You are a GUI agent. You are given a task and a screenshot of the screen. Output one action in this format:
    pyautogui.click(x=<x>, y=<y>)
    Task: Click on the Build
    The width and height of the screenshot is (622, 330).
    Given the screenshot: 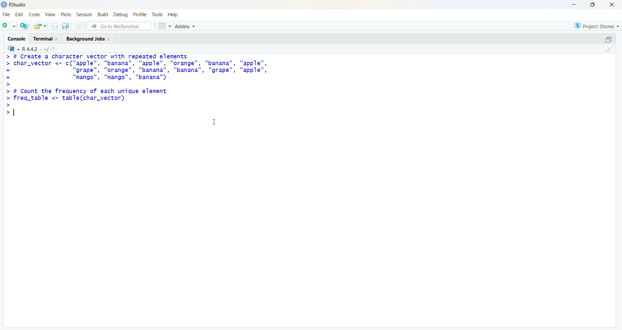 What is the action you would take?
    pyautogui.click(x=103, y=15)
    